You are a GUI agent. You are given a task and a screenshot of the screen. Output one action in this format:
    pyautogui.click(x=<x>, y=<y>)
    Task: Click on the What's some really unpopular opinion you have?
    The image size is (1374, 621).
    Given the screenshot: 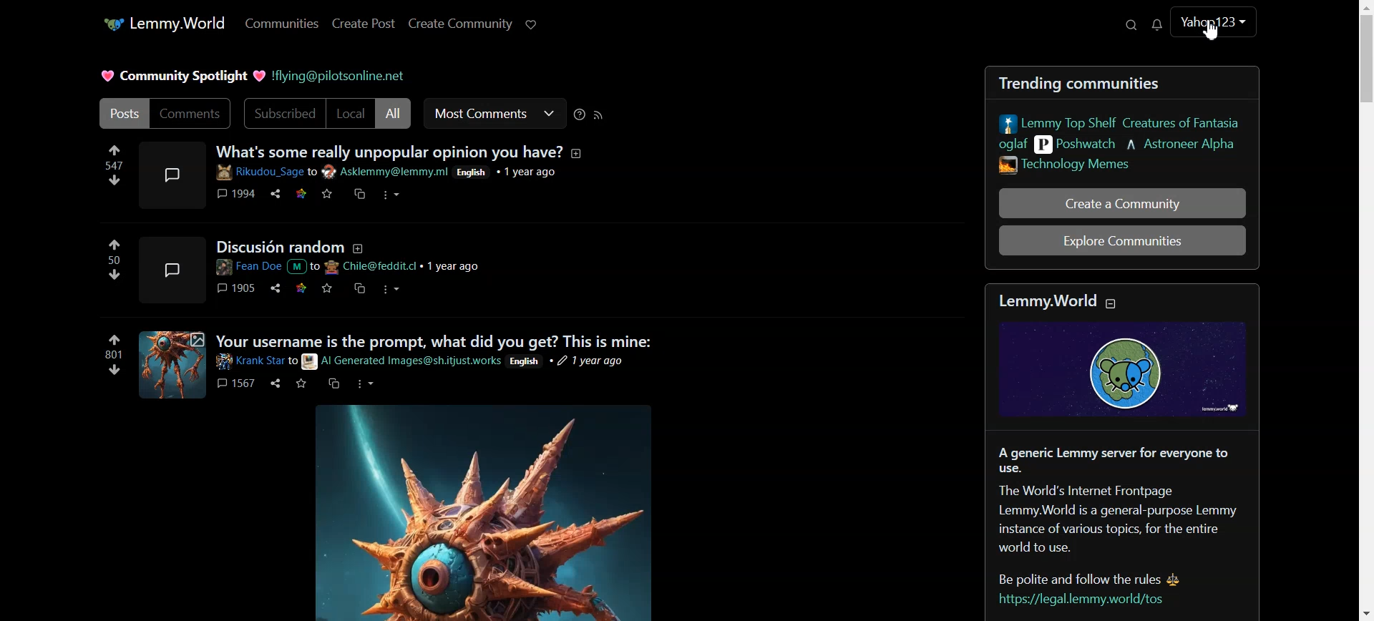 What is the action you would take?
    pyautogui.click(x=342, y=180)
    